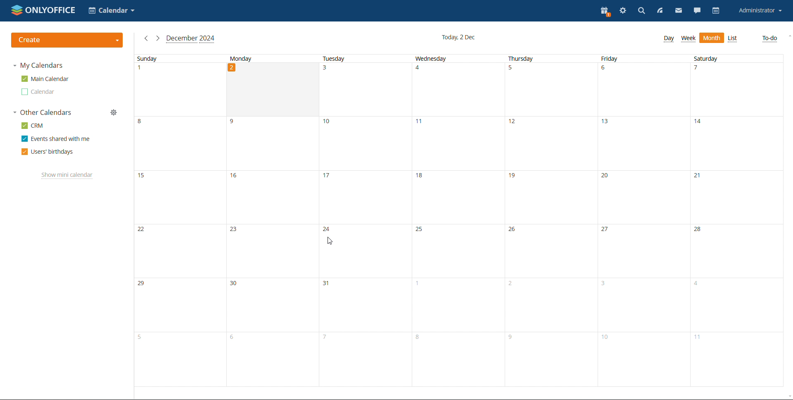  I want to click on settings, so click(623, 12).